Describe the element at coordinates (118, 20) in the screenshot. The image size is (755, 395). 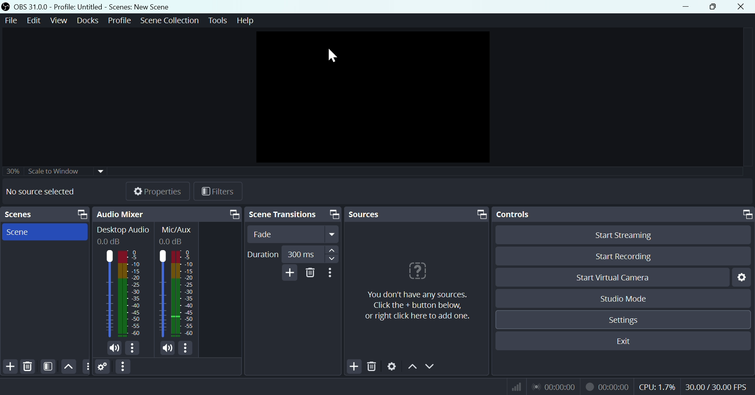
I see `Profile` at that location.